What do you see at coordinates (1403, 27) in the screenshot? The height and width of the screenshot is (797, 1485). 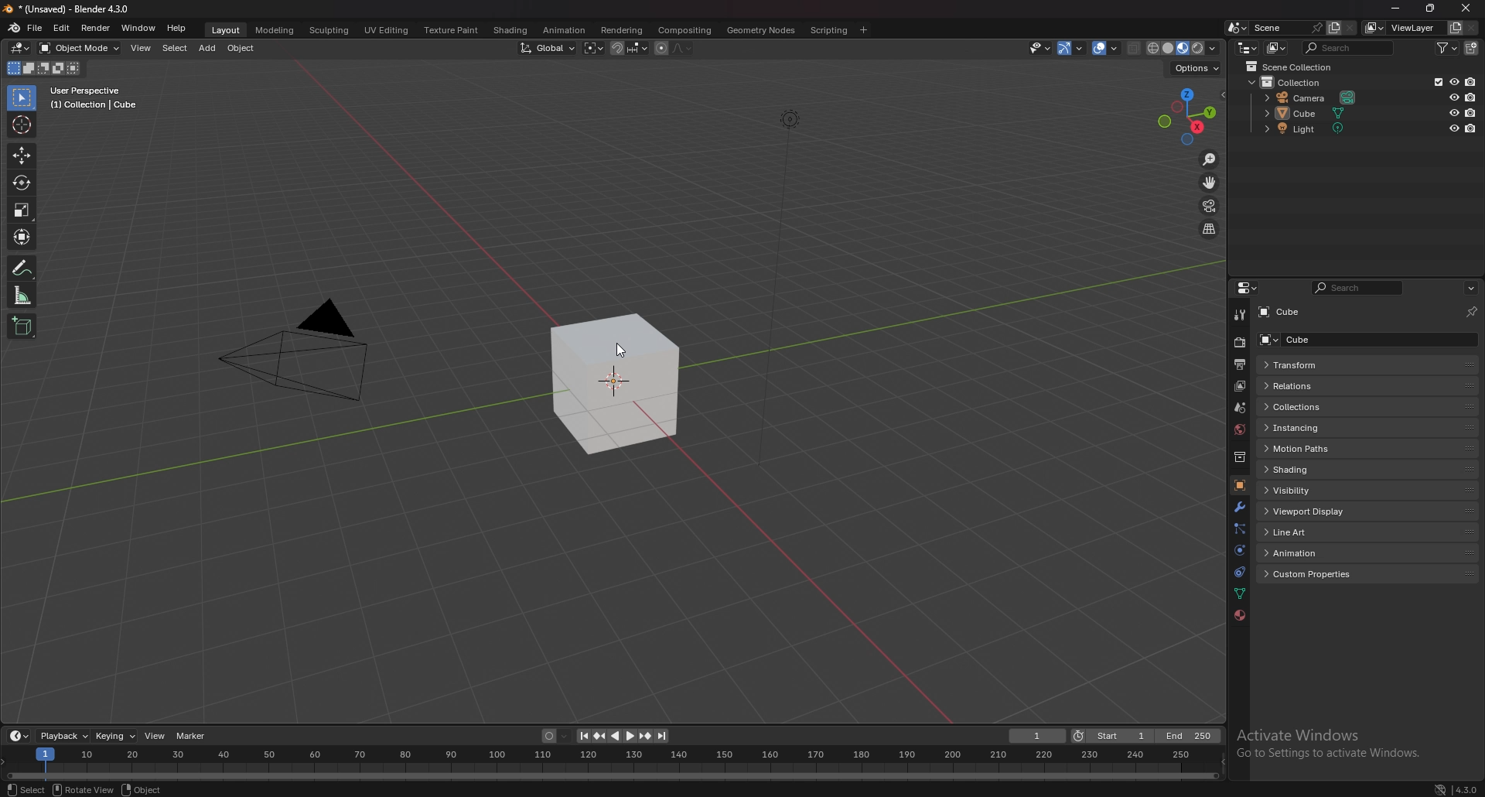 I see `view layer` at bounding box center [1403, 27].